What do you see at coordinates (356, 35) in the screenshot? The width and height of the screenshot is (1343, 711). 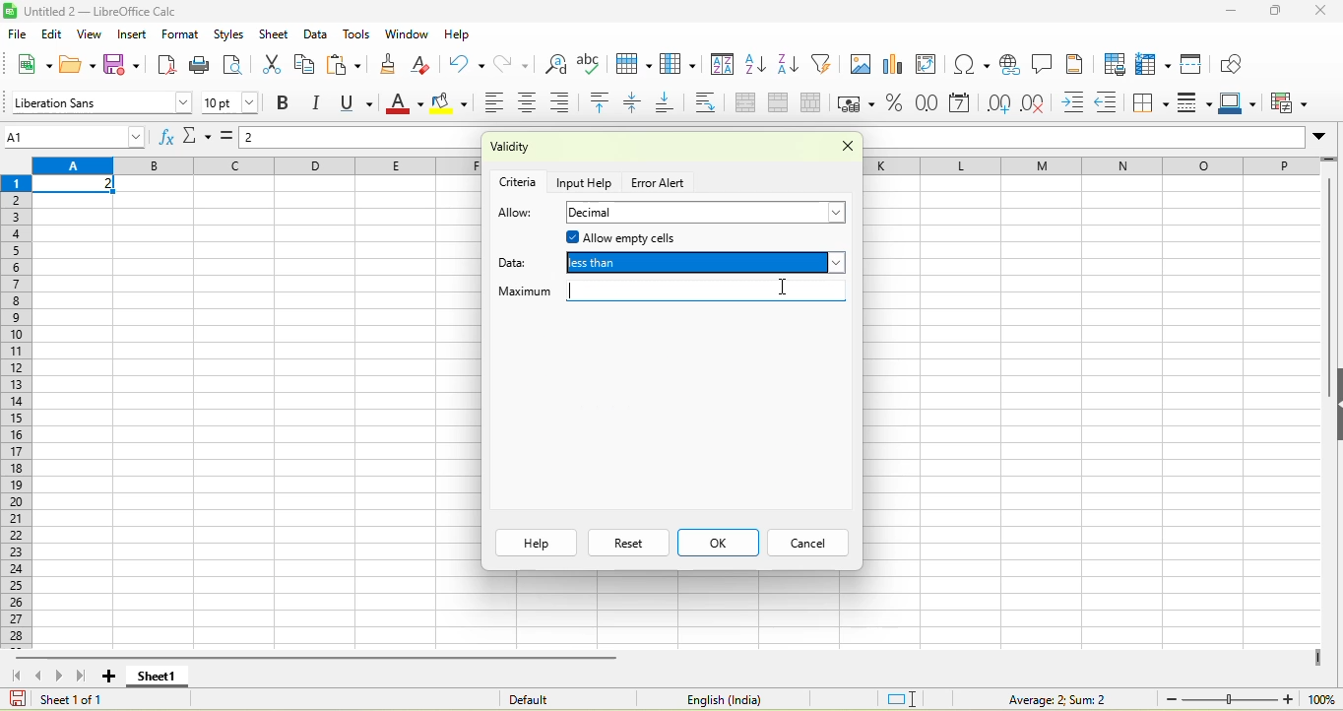 I see `tools` at bounding box center [356, 35].